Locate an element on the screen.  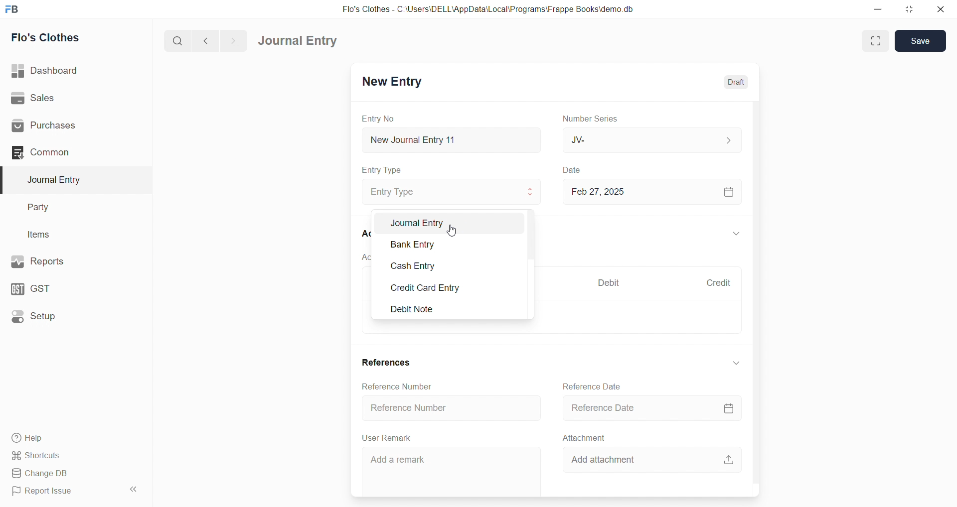
EXPAND/COLLAPSE is located at coordinates (736, 365).